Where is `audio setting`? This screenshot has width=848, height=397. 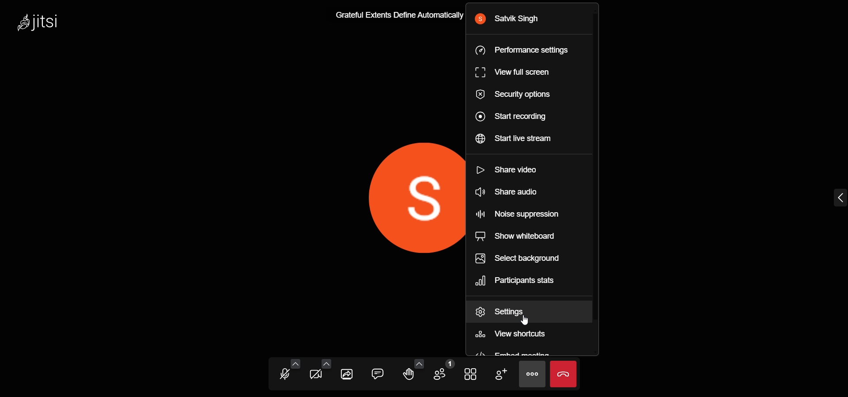
audio setting is located at coordinates (294, 363).